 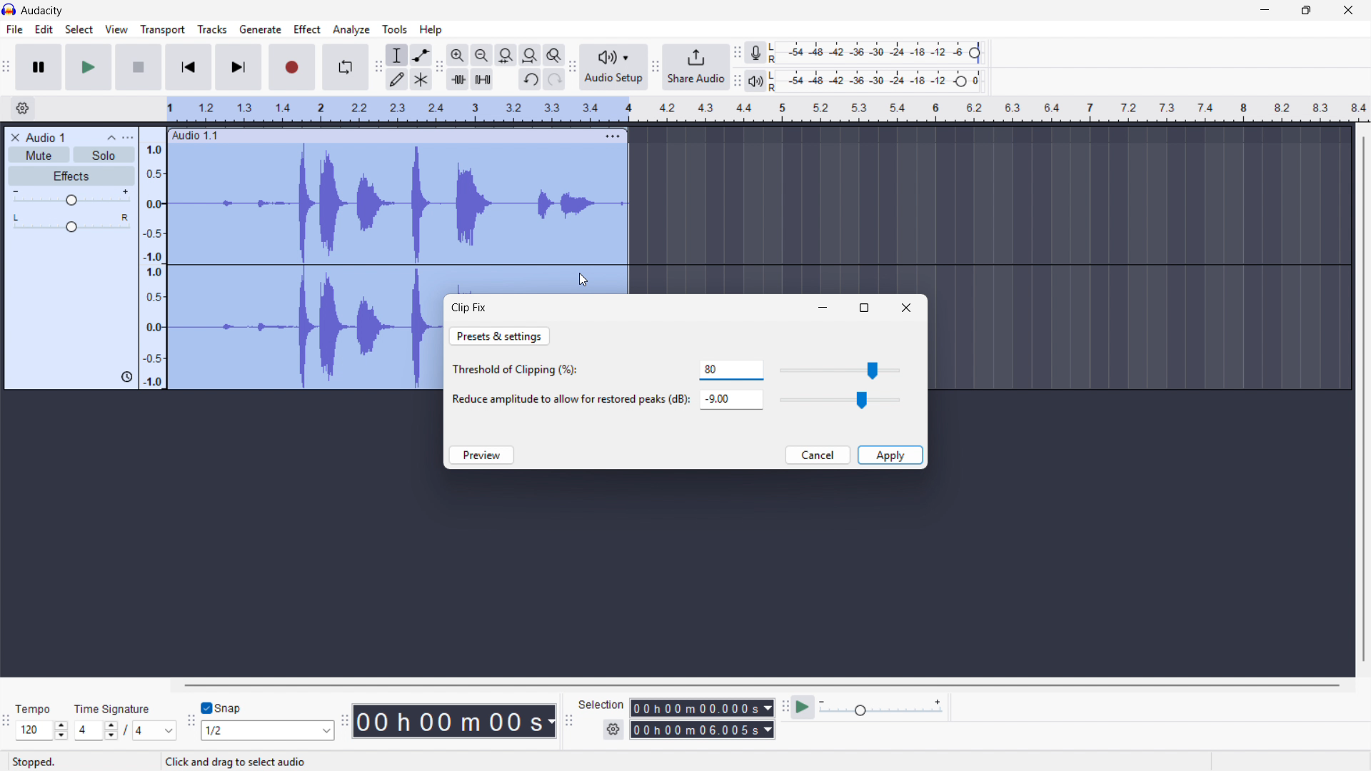 I want to click on Set snapping, so click(x=267, y=730).